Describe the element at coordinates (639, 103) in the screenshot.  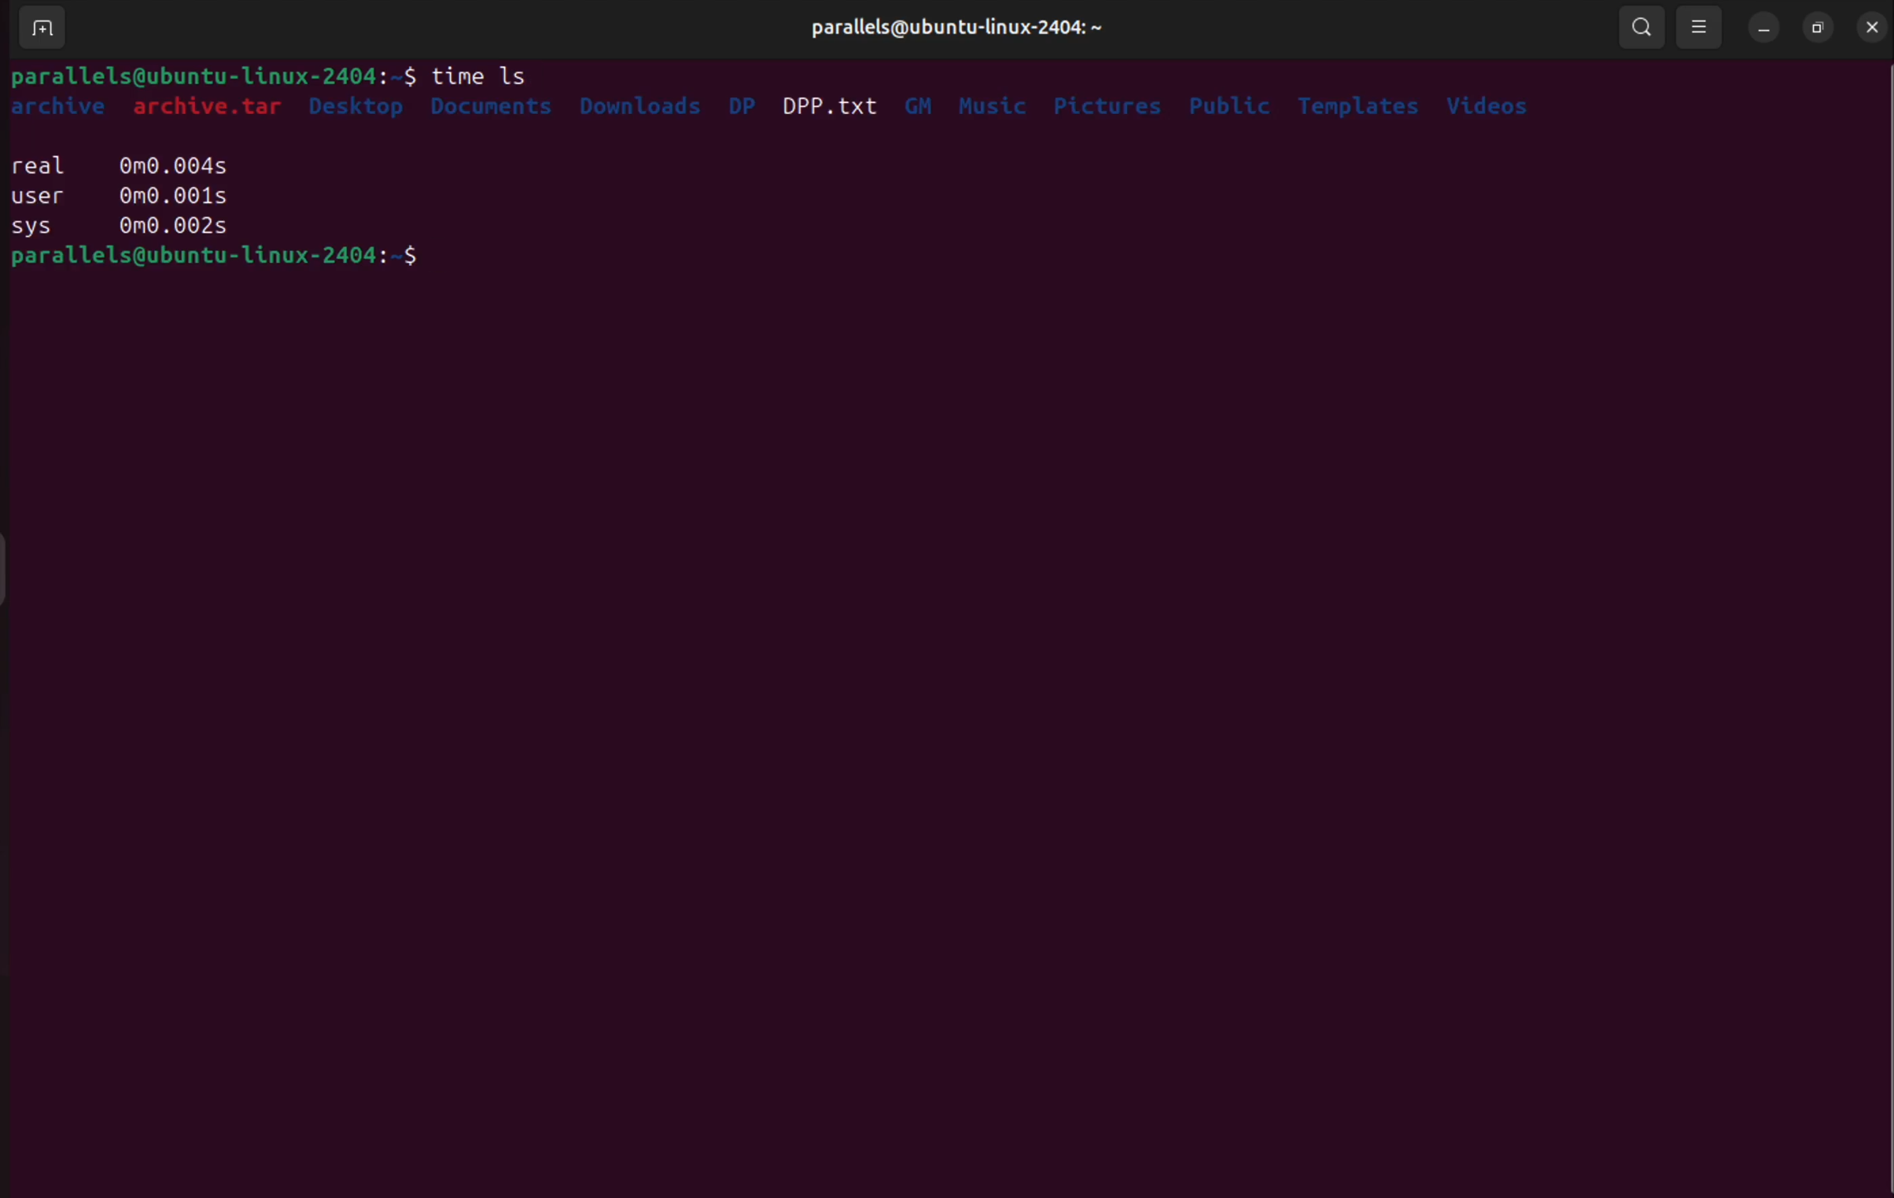
I see `Downloads` at that location.